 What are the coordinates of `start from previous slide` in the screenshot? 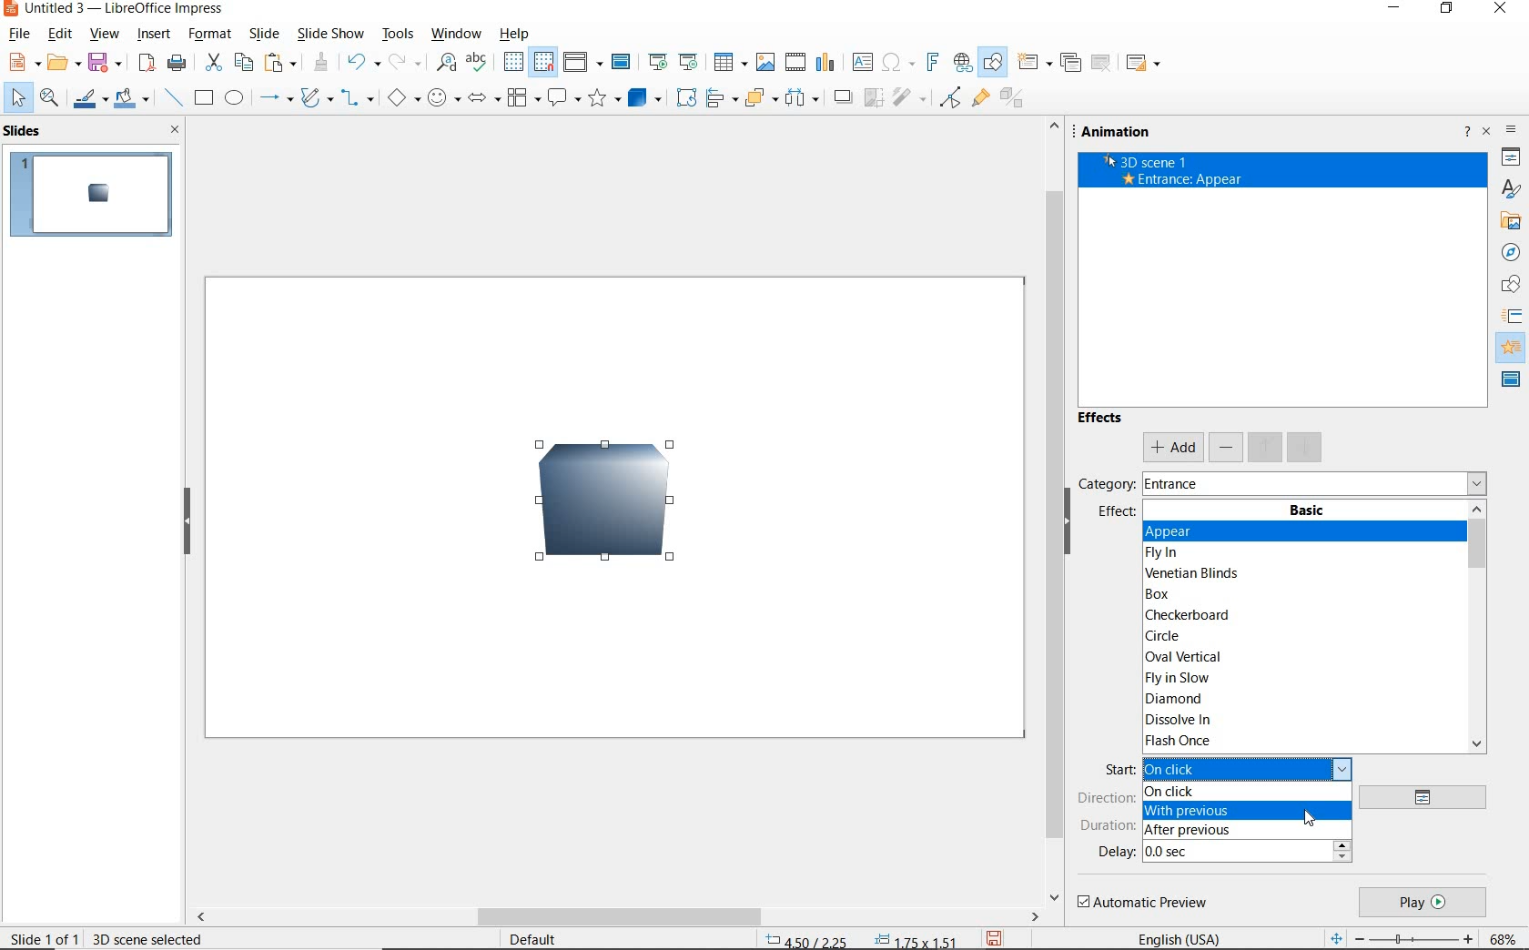 It's located at (657, 61).